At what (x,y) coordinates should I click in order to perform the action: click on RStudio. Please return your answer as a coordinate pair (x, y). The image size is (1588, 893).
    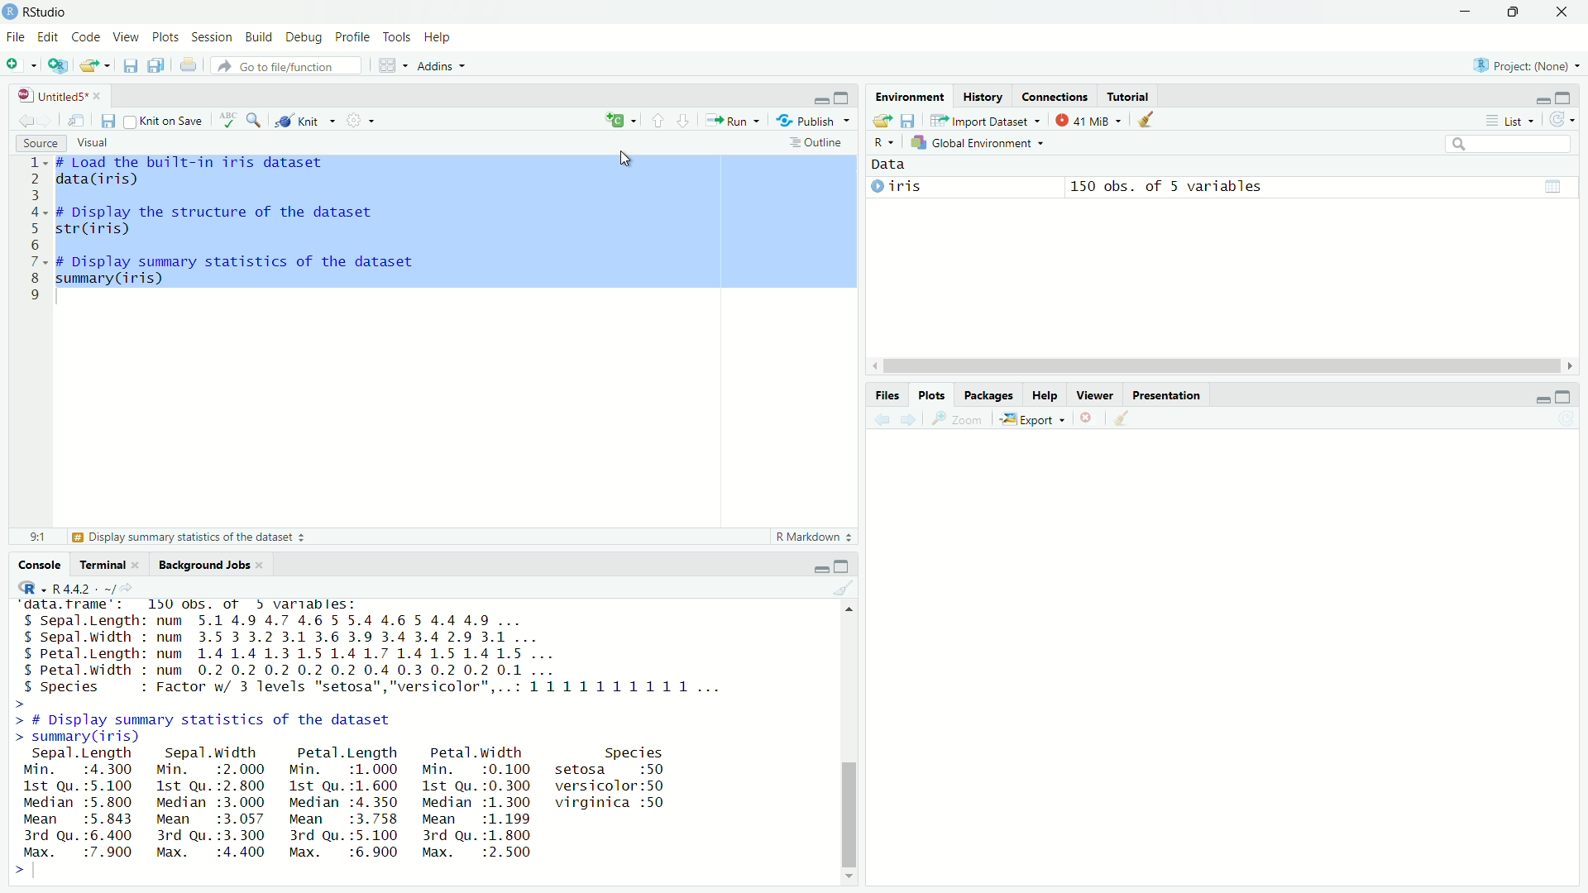
    Looking at the image, I should click on (36, 12).